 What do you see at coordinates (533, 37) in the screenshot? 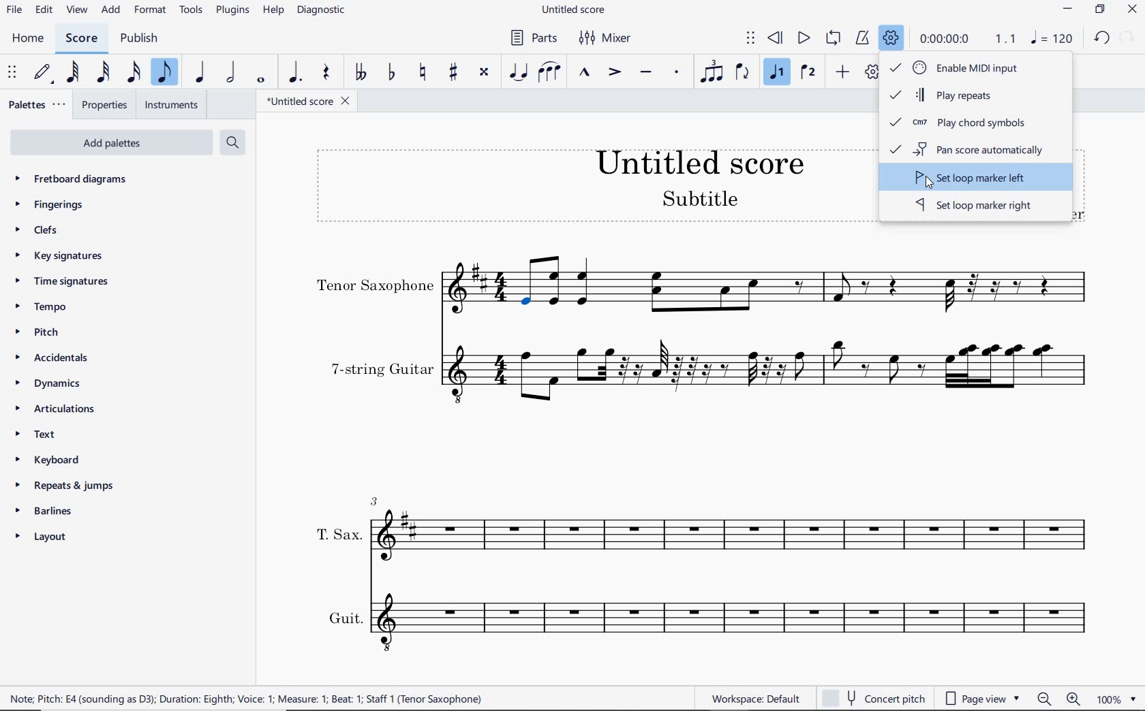
I see `PARTS` at bounding box center [533, 37].